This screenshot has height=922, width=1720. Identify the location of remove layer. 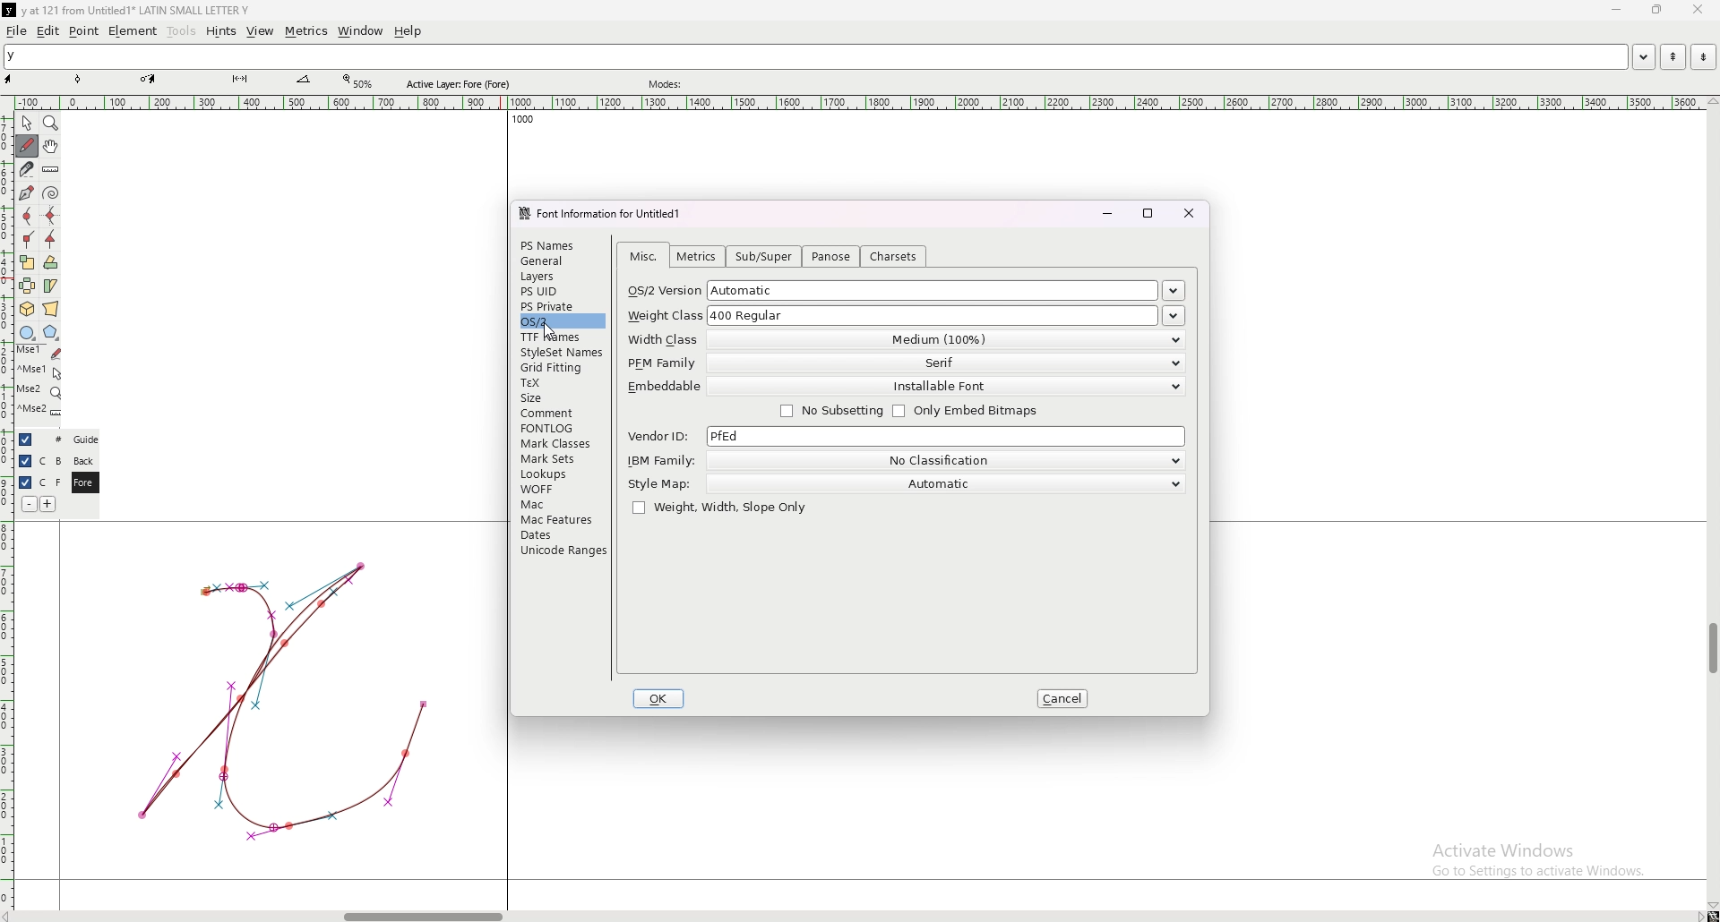
(29, 504).